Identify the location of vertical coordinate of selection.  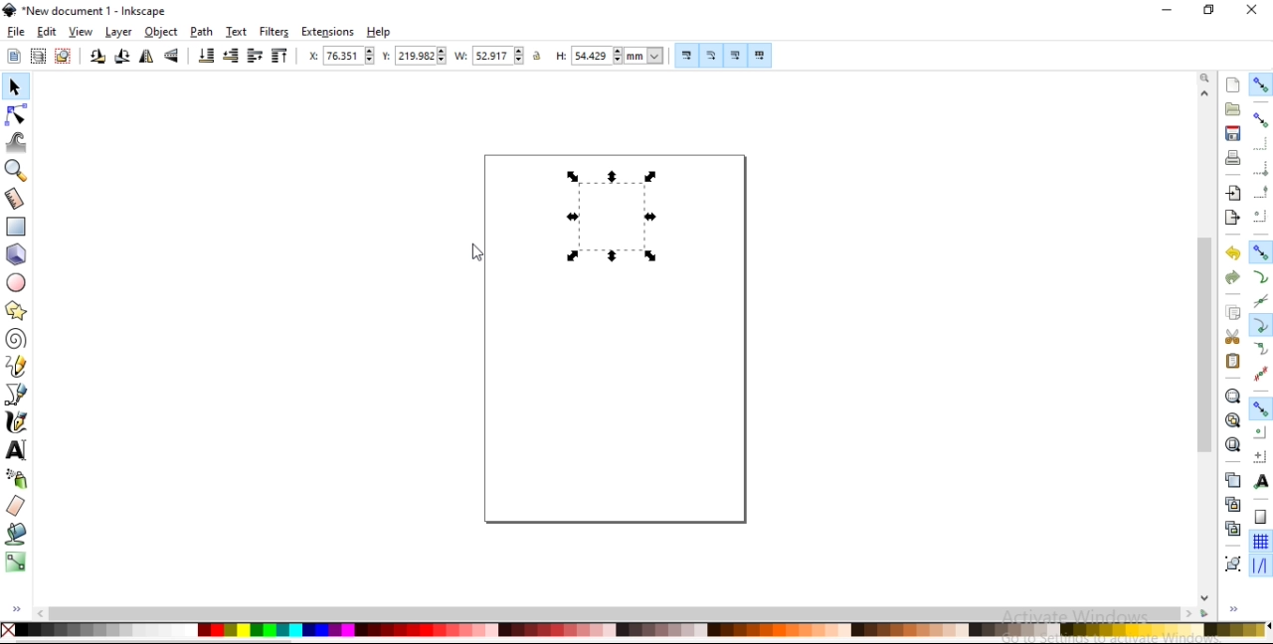
(412, 58).